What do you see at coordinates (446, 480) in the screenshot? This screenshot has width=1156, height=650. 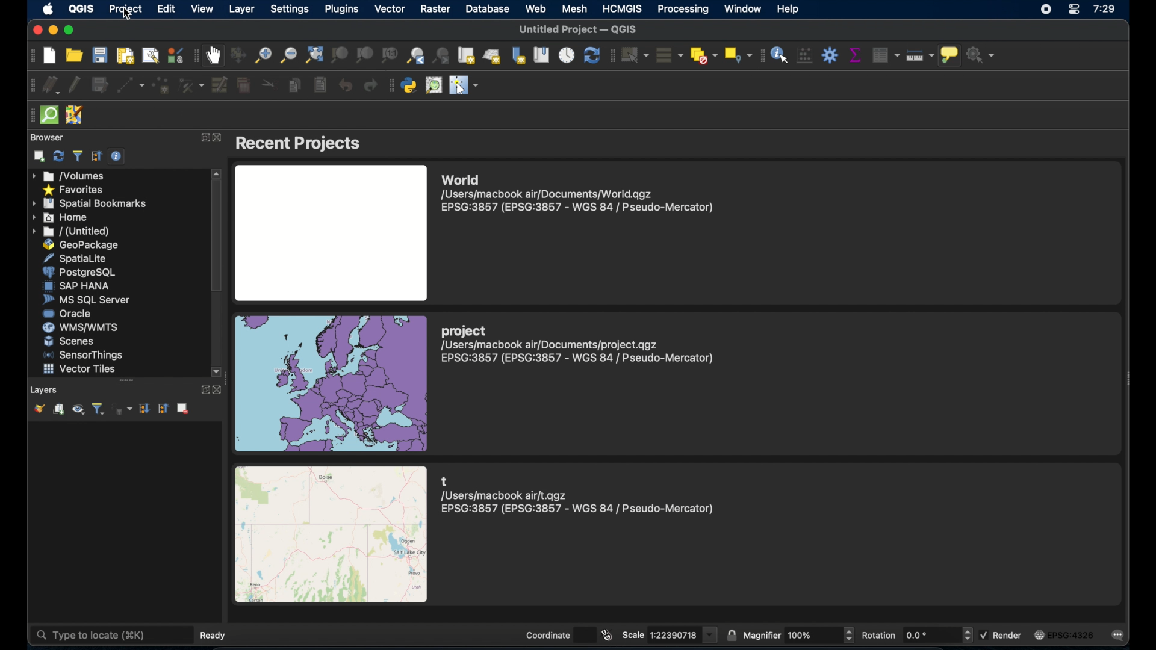 I see `t` at bounding box center [446, 480].